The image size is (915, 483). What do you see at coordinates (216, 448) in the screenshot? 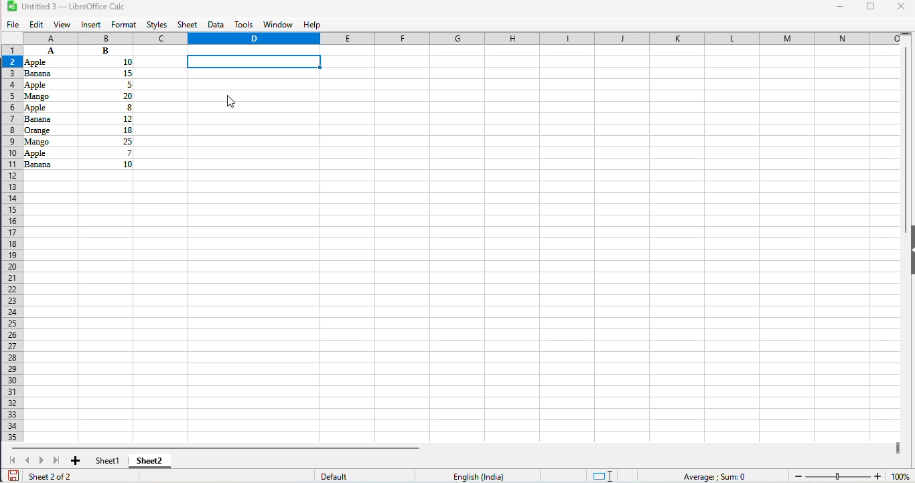
I see `horizontal scroll bar` at bounding box center [216, 448].